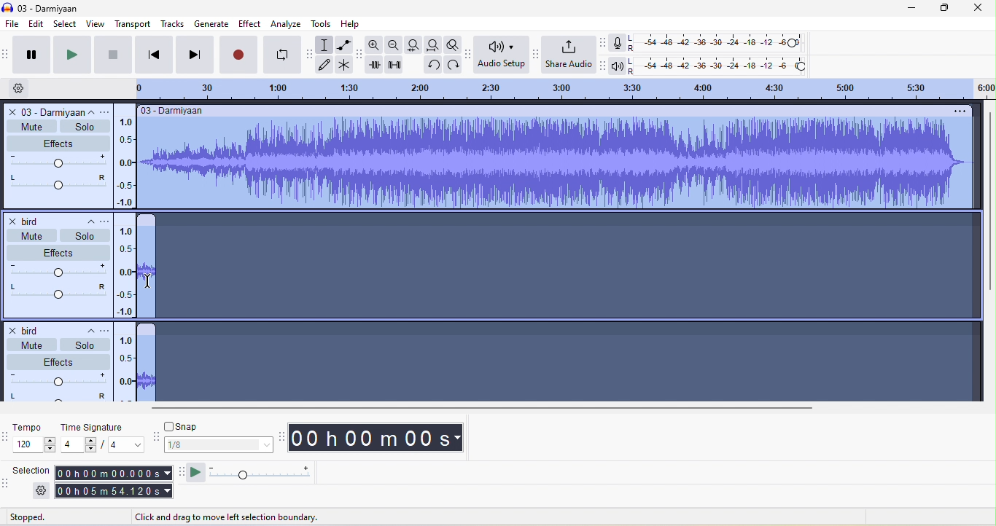  Describe the element at coordinates (196, 53) in the screenshot. I see `skip to end` at that location.